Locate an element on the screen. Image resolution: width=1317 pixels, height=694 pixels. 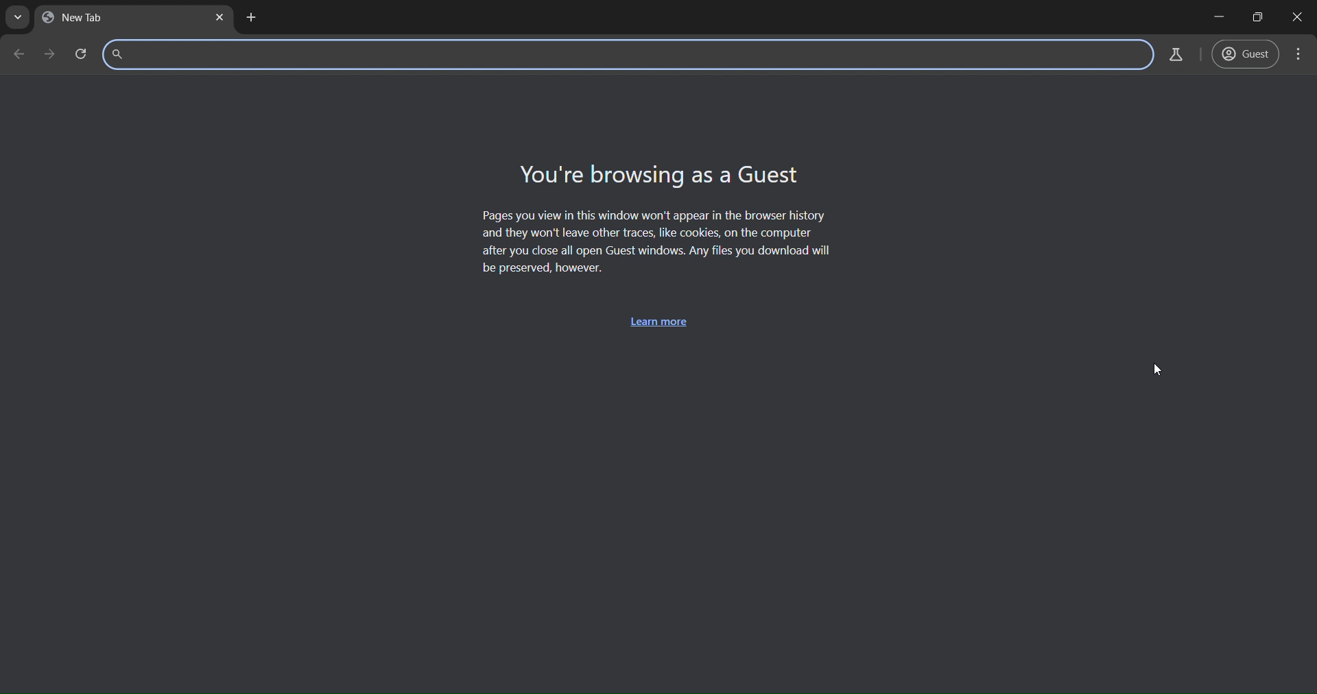
go back one page is located at coordinates (15, 55).